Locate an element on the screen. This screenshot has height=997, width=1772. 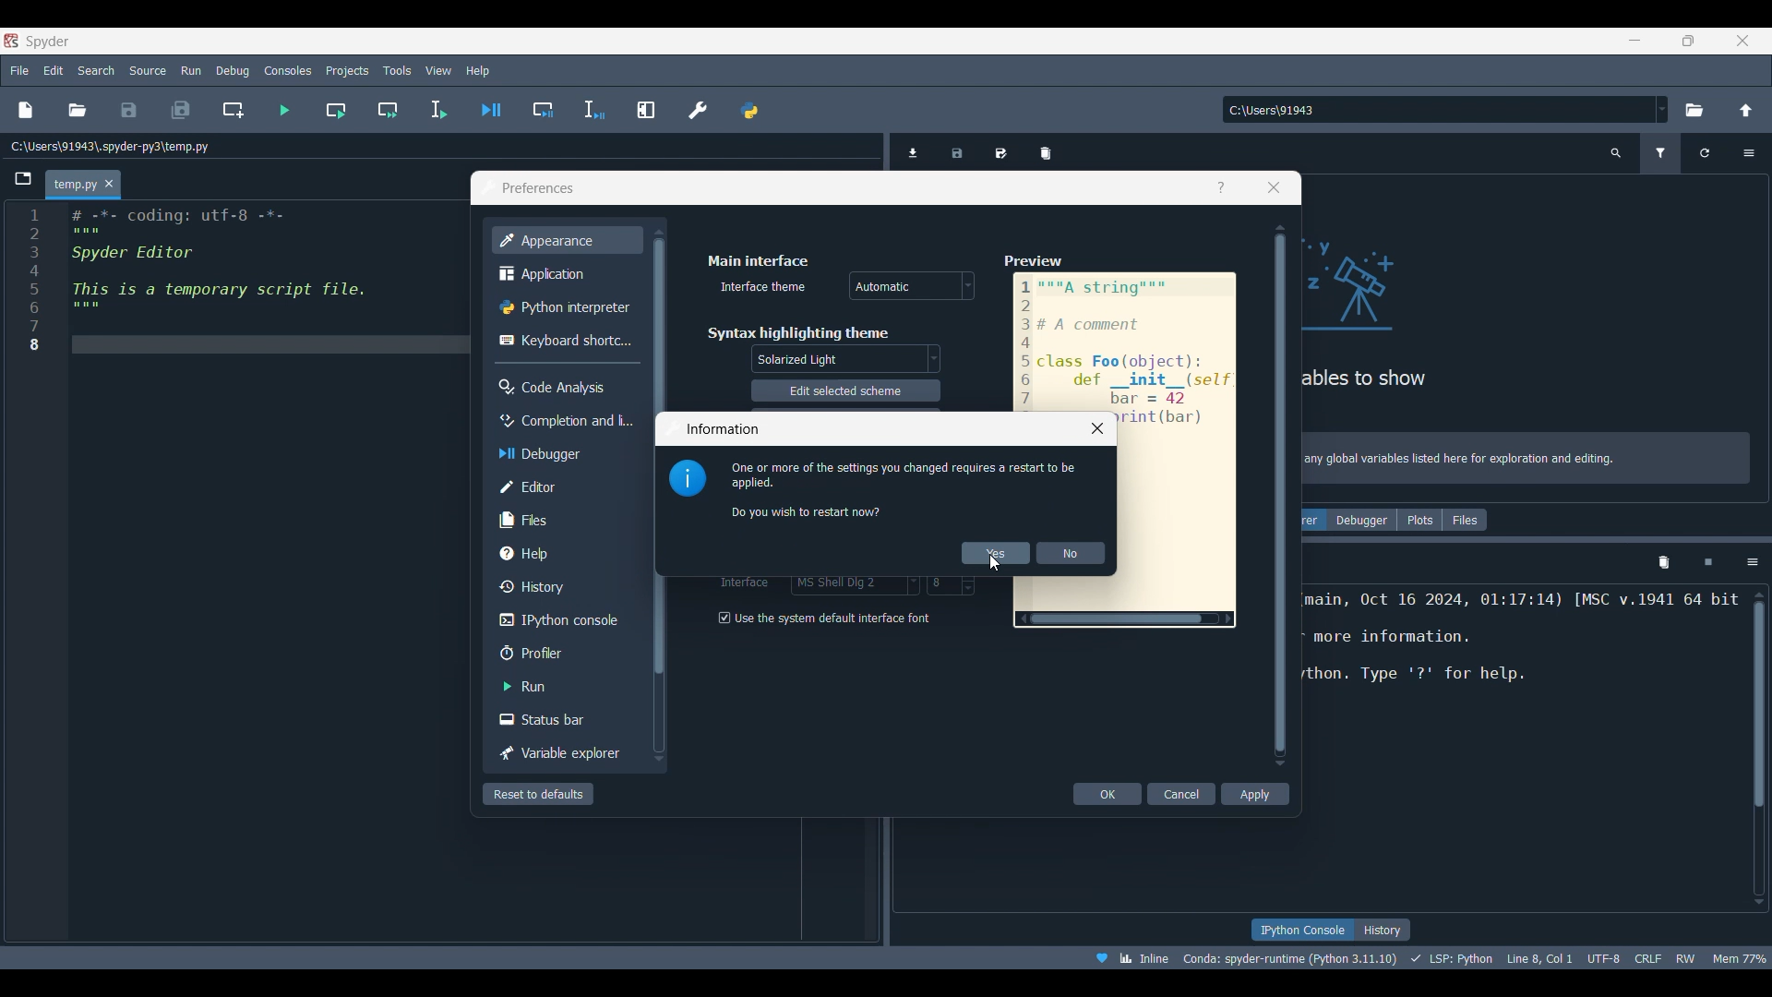
IPython console is located at coordinates (564, 620).